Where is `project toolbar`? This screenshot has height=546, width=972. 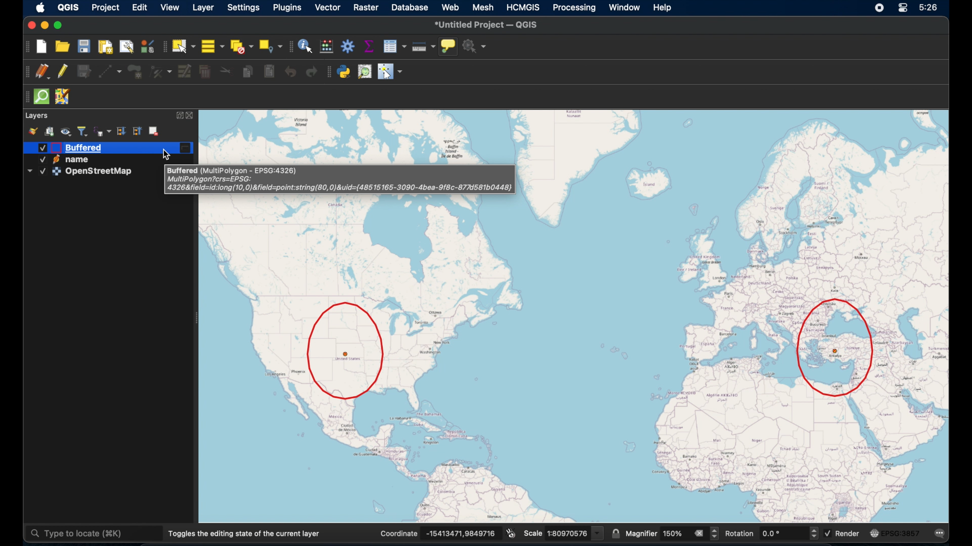
project toolbar is located at coordinates (25, 46).